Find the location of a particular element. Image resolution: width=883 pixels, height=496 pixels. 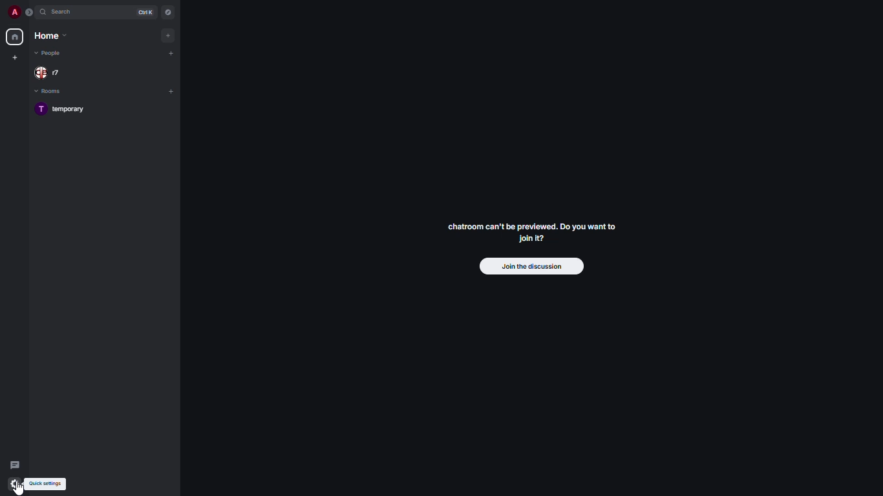

add is located at coordinates (171, 53).